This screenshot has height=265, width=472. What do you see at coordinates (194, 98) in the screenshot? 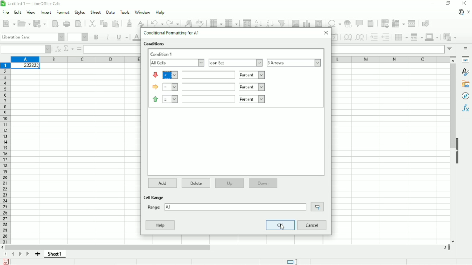
I see `icon condition` at bounding box center [194, 98].